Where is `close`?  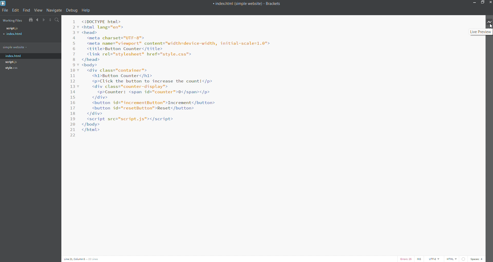 close is located at coordinates (490, 3).